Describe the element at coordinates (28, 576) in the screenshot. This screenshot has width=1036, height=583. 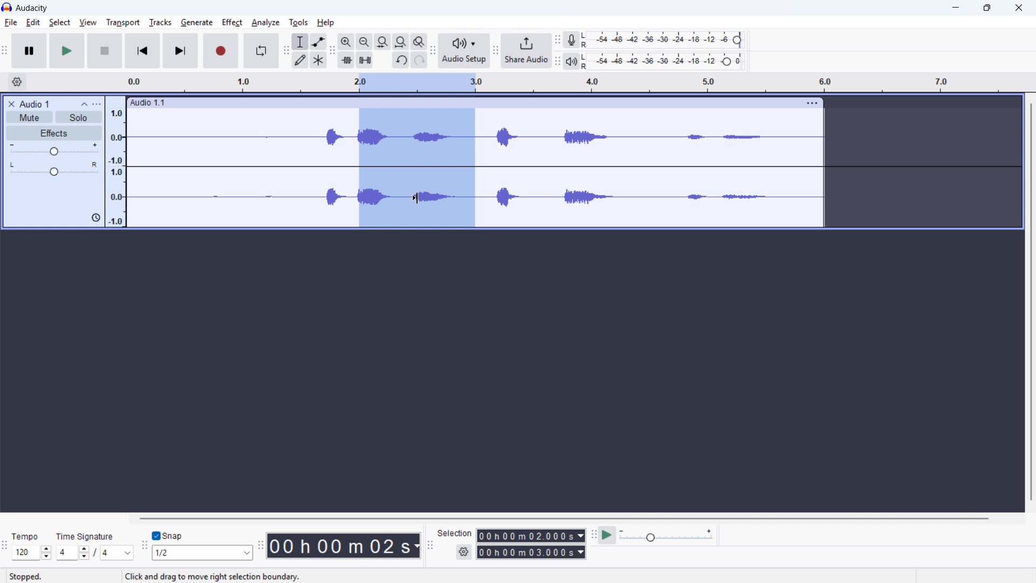
I see `Stopped` at that location.